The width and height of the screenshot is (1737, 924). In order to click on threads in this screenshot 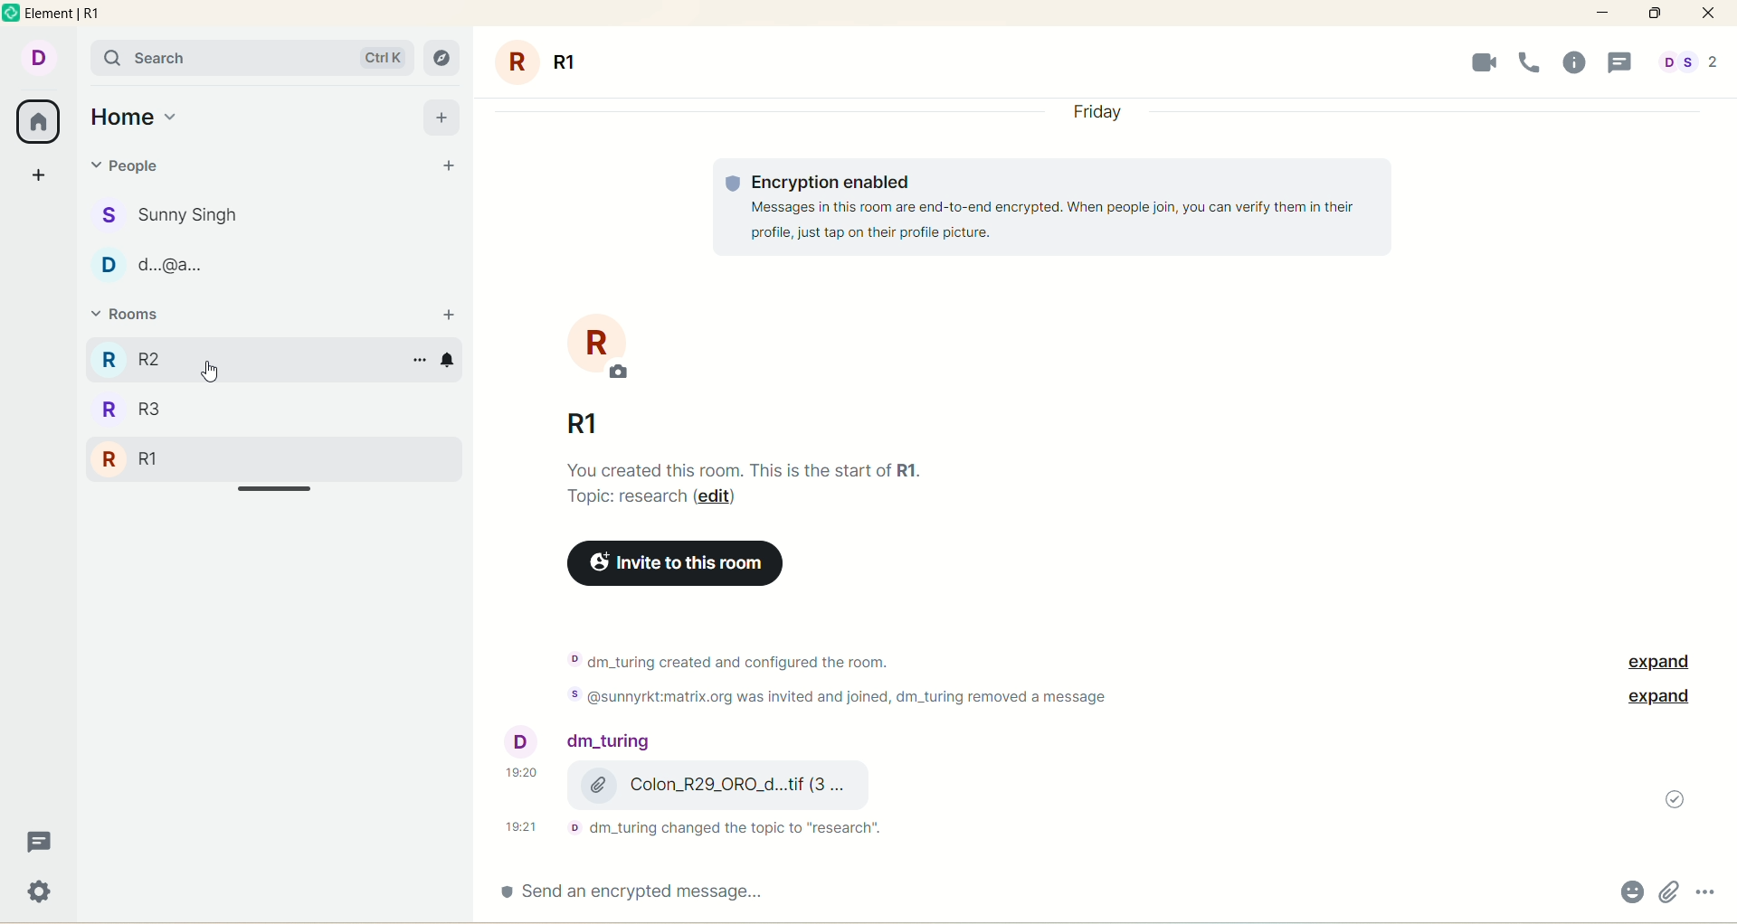, I will do `click(1620, 64)`.